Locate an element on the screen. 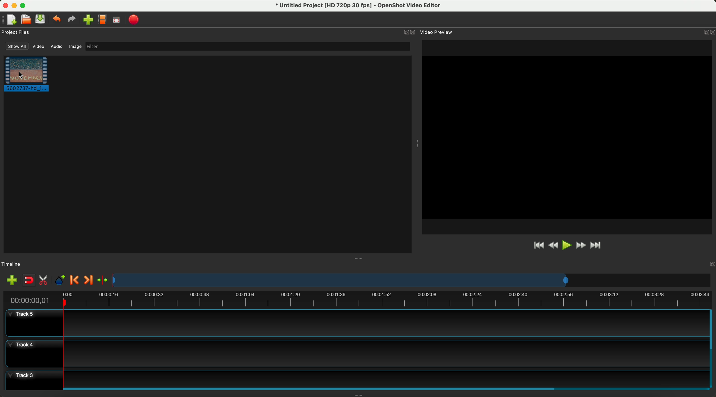 This screenshot has height=397, width=716. rewind is located at coordinates (552, 246).